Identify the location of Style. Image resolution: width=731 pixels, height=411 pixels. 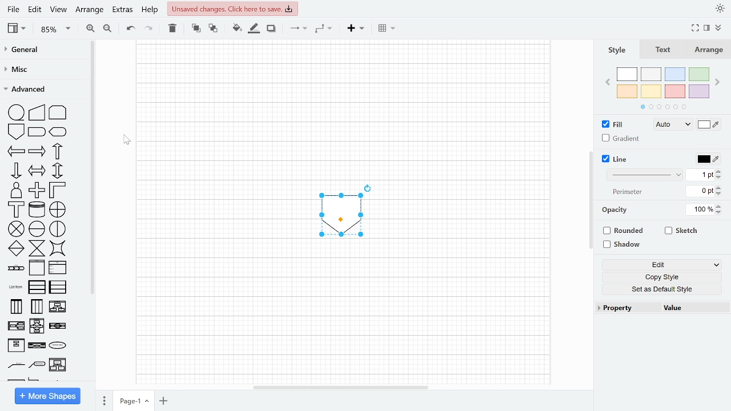
(616, 51).